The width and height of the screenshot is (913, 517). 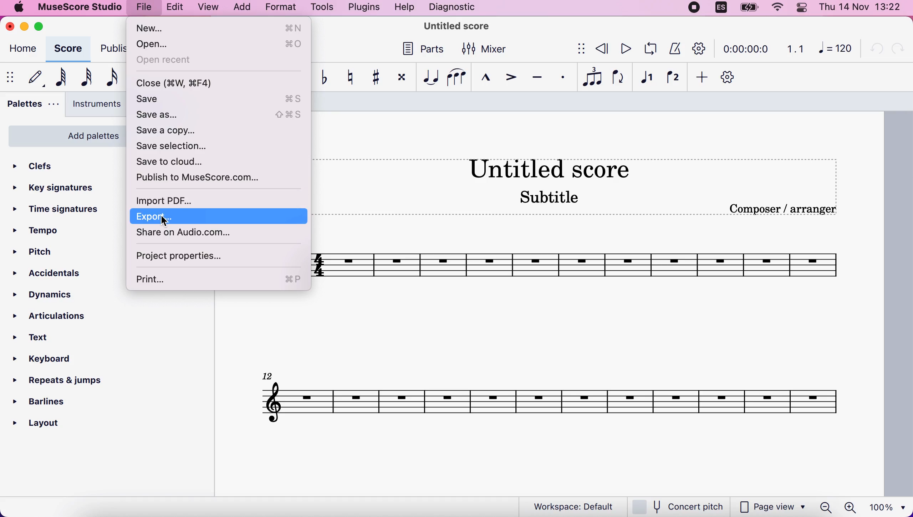 I want to click on open, so click(x=221, y=43).